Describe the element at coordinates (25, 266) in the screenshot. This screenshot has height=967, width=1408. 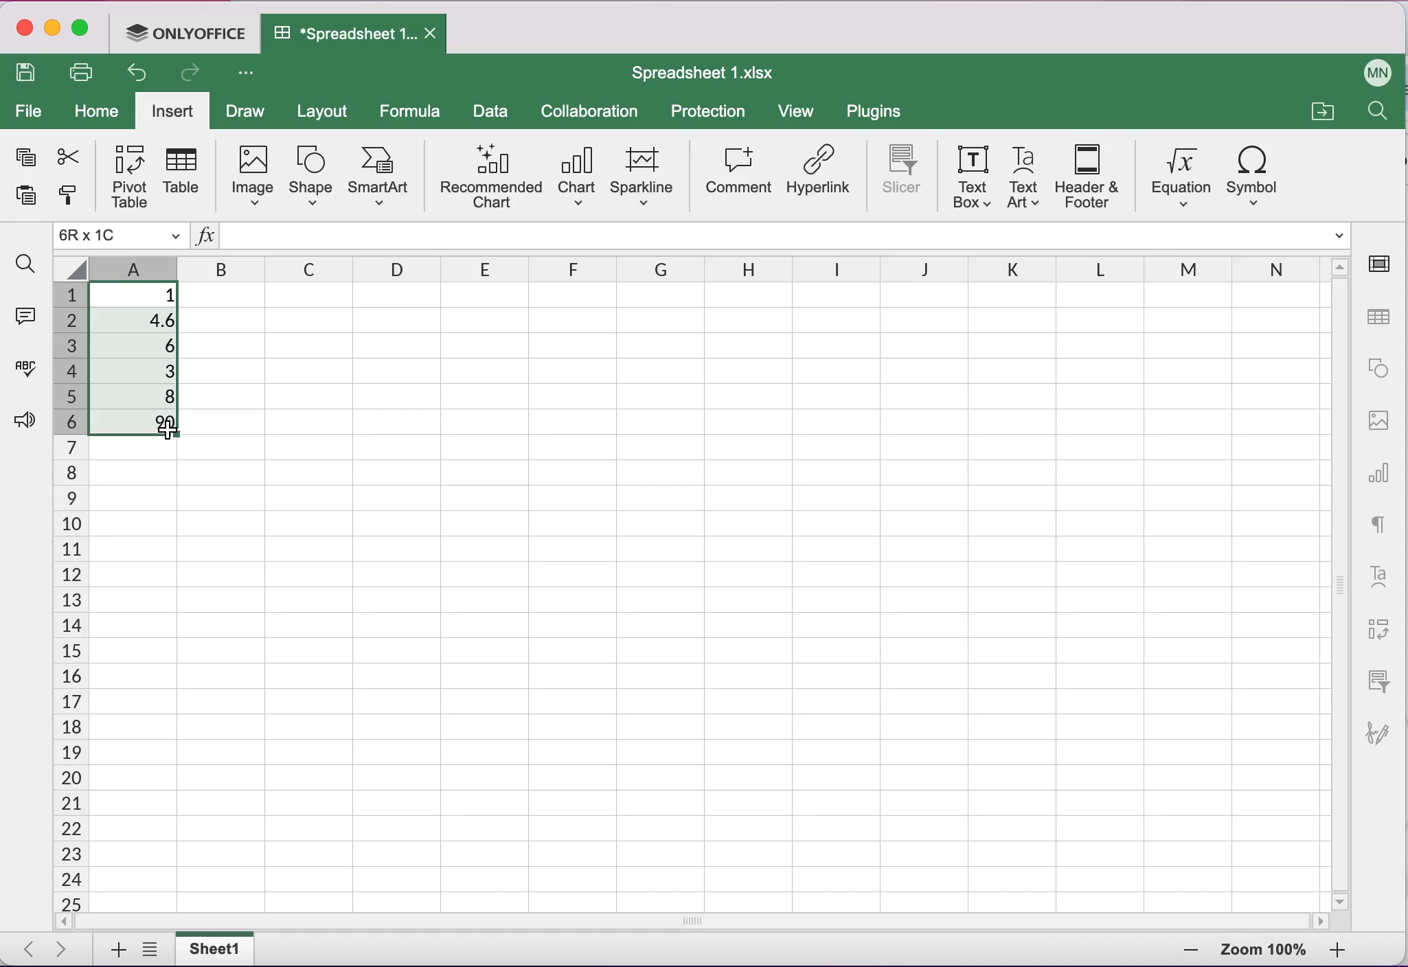
I see `find` at that location.